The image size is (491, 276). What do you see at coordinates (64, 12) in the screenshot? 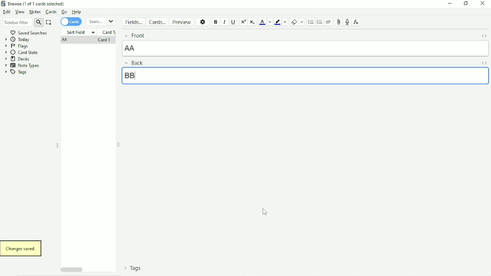
I see `Go` at bounding box center [64, 12].